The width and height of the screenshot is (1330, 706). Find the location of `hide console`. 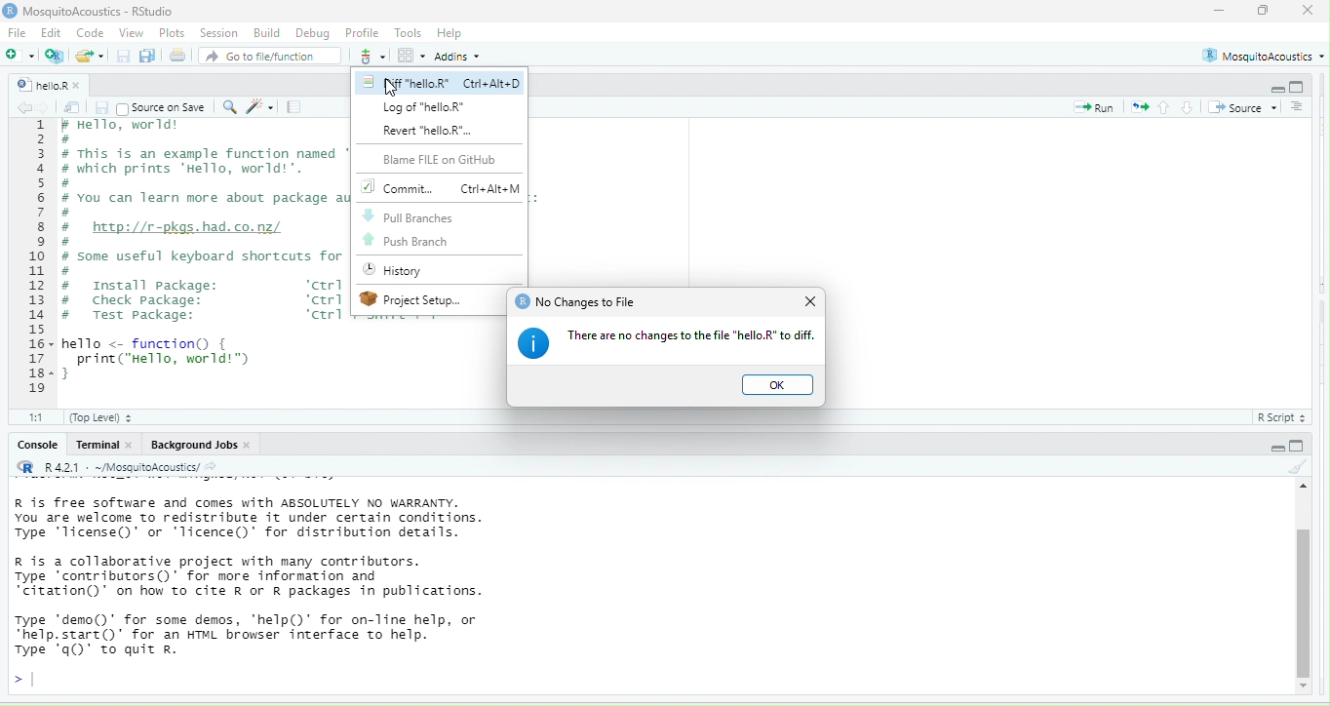

hide console is located at coordinates (1300, 447).